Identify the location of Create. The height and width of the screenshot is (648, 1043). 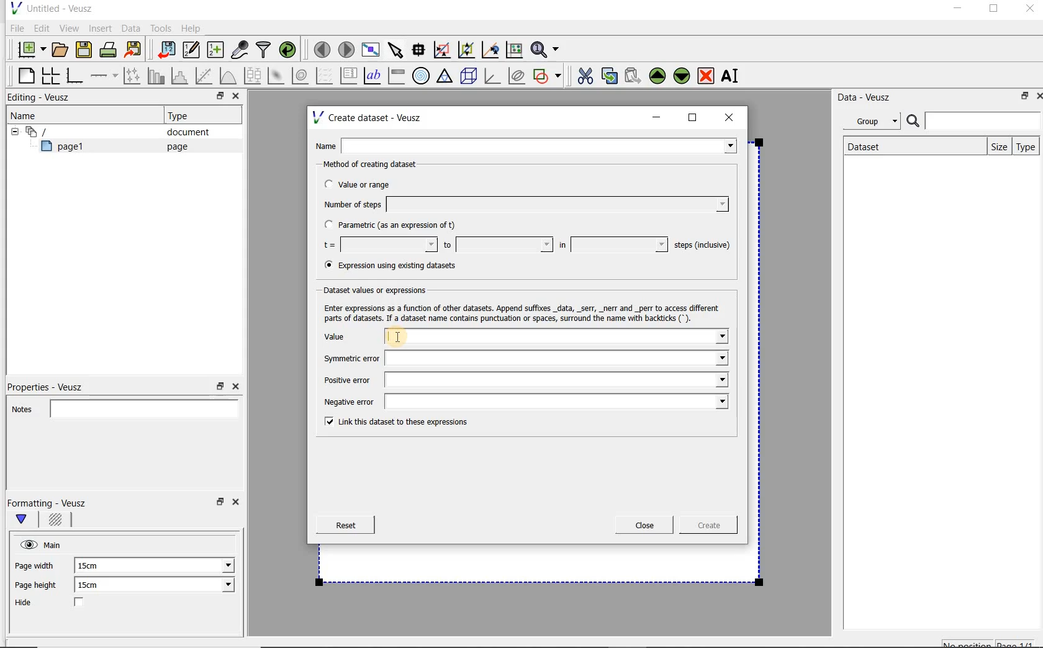
(705, 527).